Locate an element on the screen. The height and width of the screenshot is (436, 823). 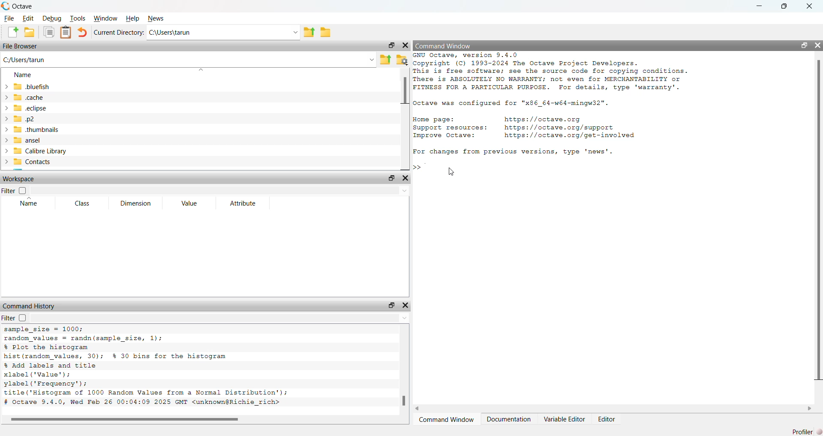
duplicate is located at coordinates (49, 32).